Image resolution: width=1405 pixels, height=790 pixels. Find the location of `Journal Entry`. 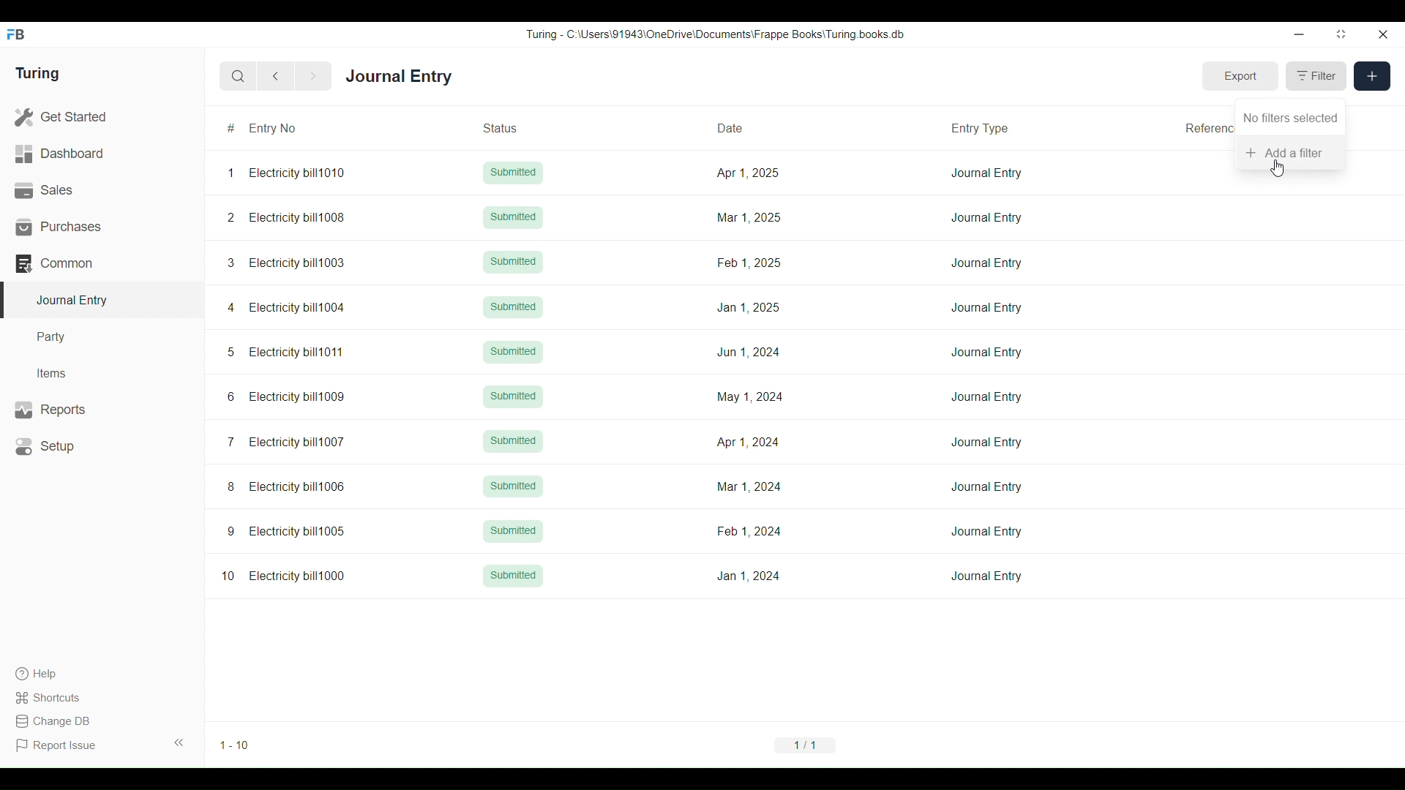

Journal Entry is located at coordinates (986, 306).